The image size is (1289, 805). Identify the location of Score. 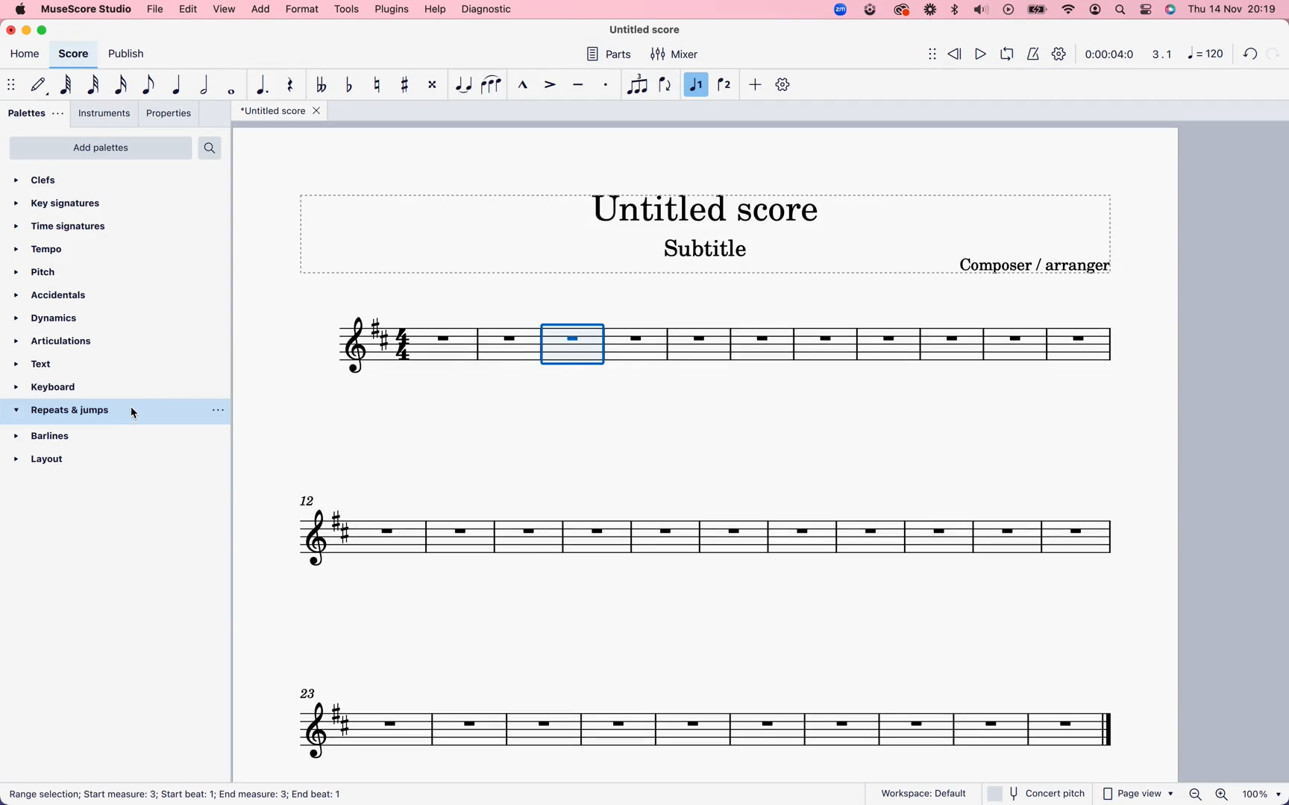
(434, 346).